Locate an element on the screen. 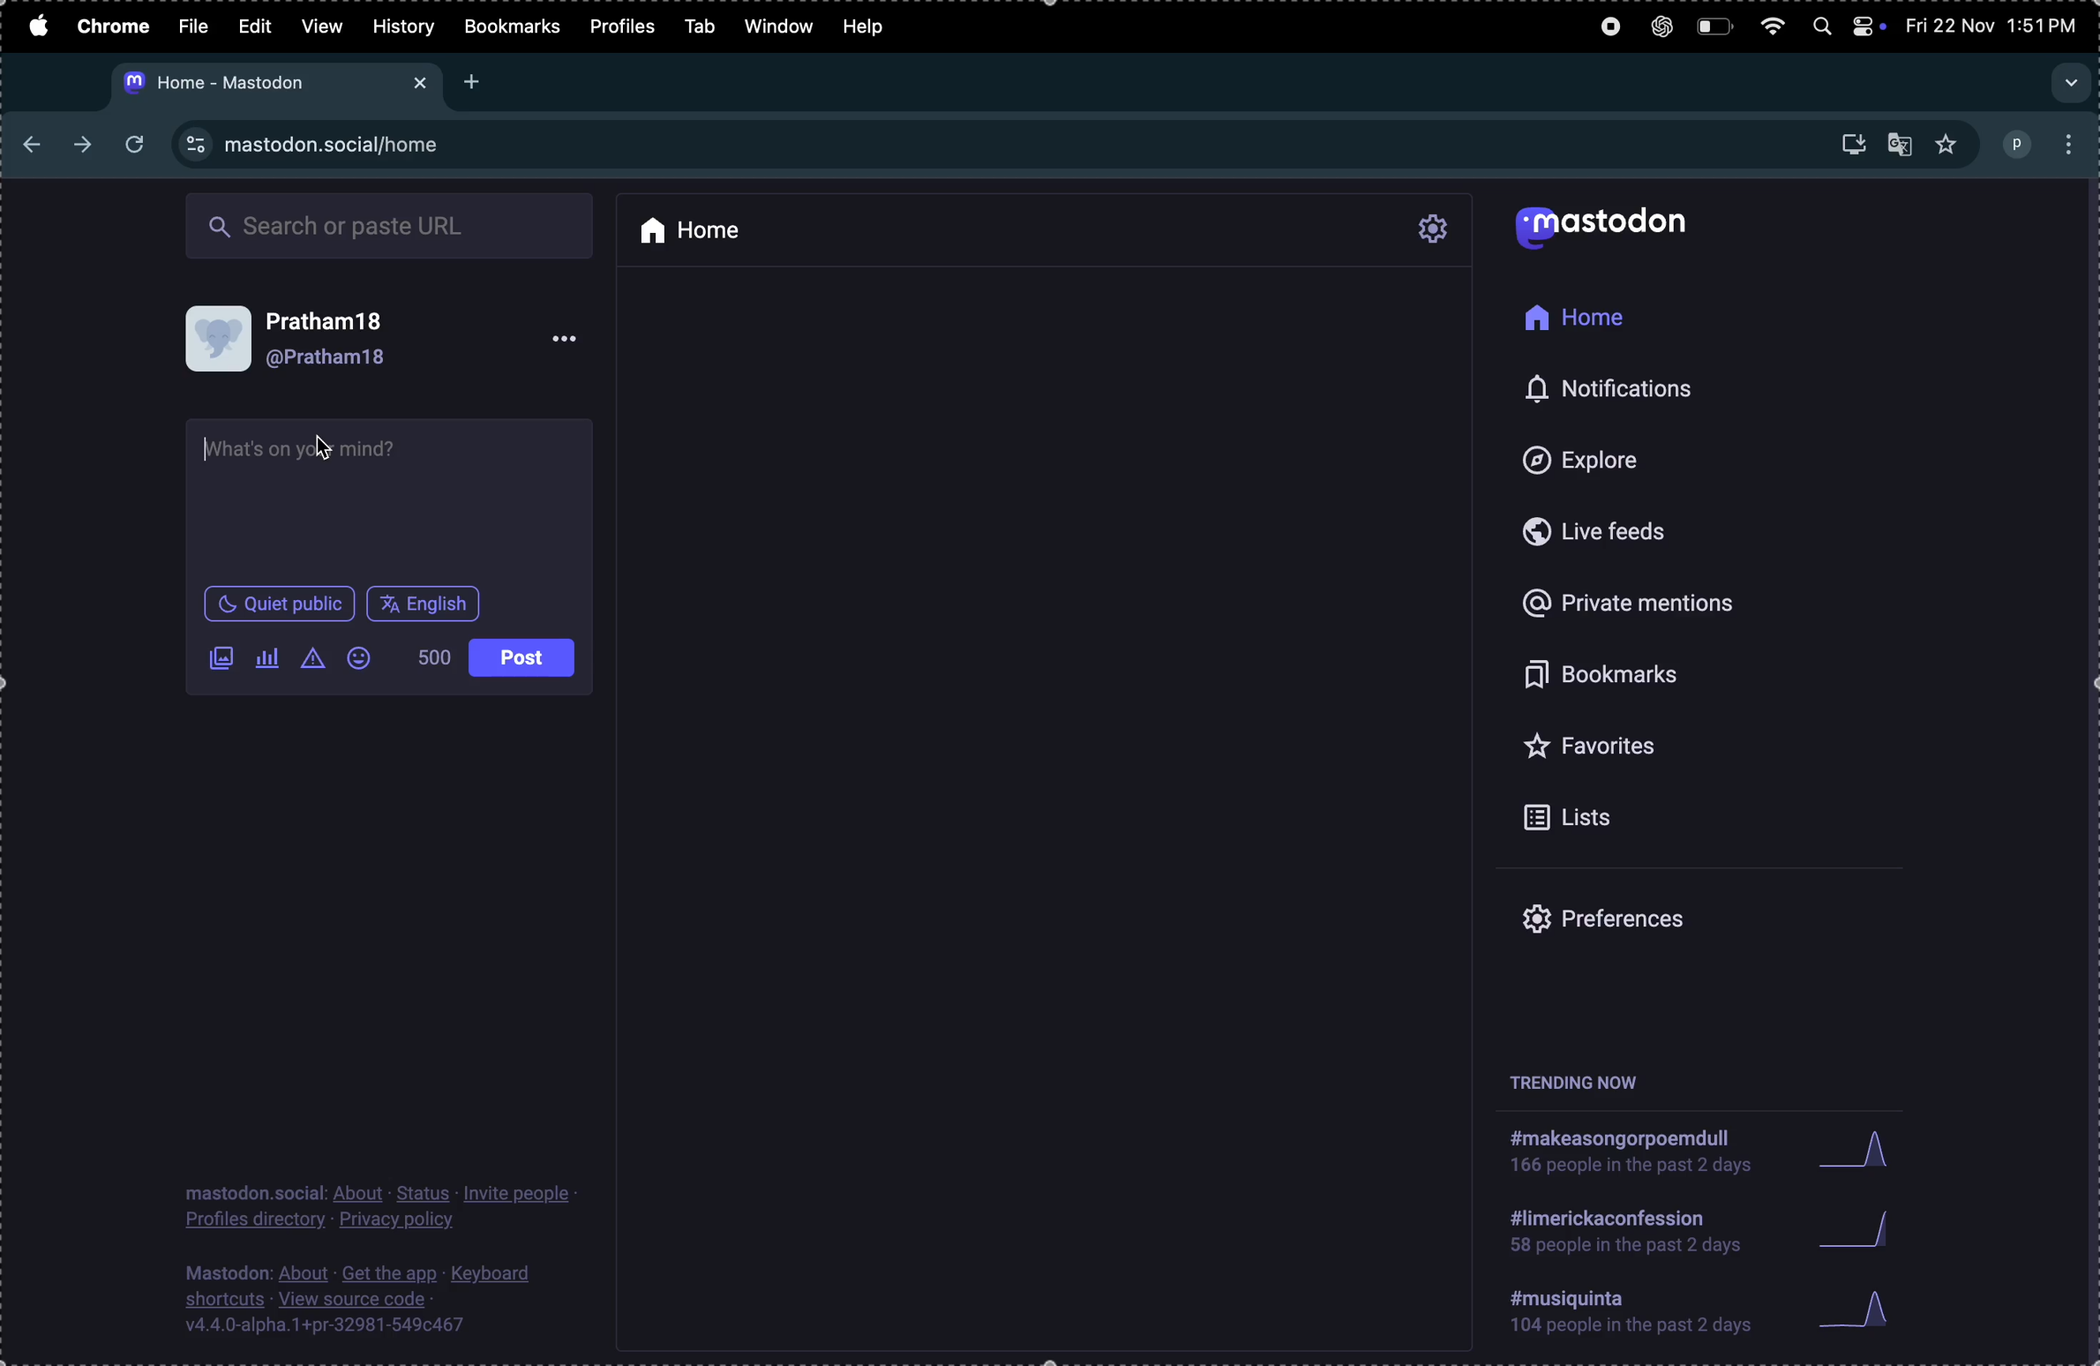 The width and height of the screenshot is (2100, 1366). home is located at coordinates (1603, 321).